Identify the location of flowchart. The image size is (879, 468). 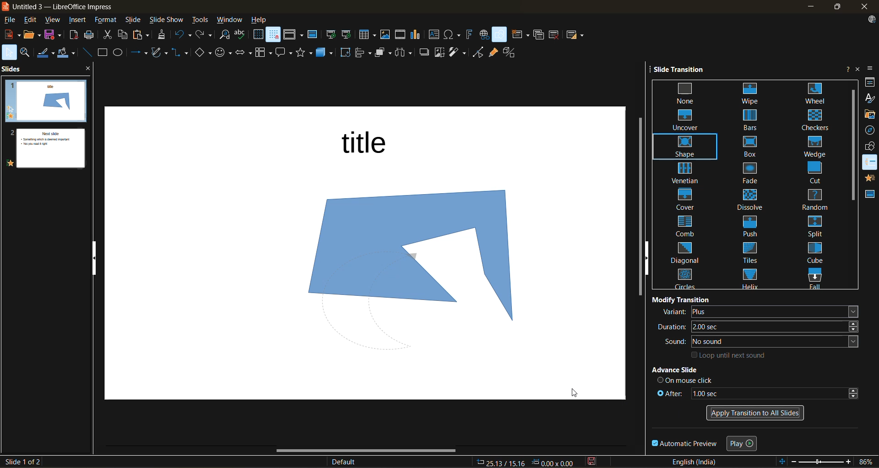
(263, 53).